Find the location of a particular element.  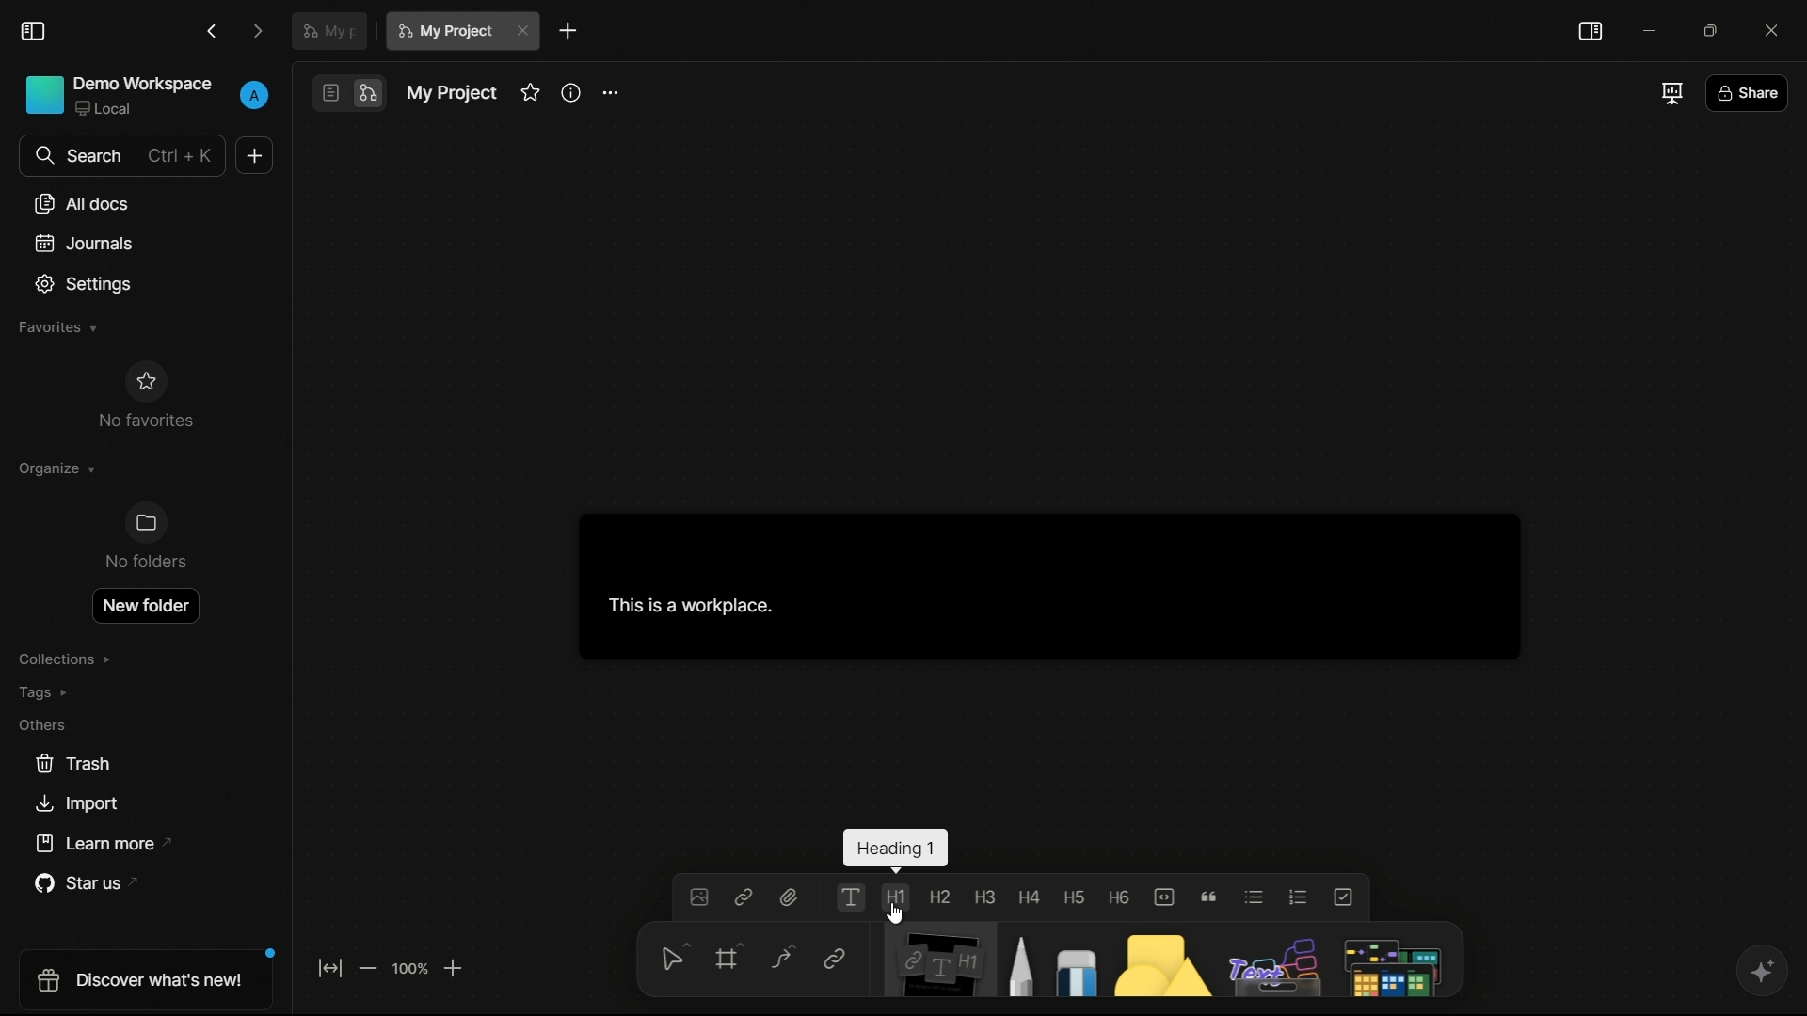

others is located at coordinates (43, 726).